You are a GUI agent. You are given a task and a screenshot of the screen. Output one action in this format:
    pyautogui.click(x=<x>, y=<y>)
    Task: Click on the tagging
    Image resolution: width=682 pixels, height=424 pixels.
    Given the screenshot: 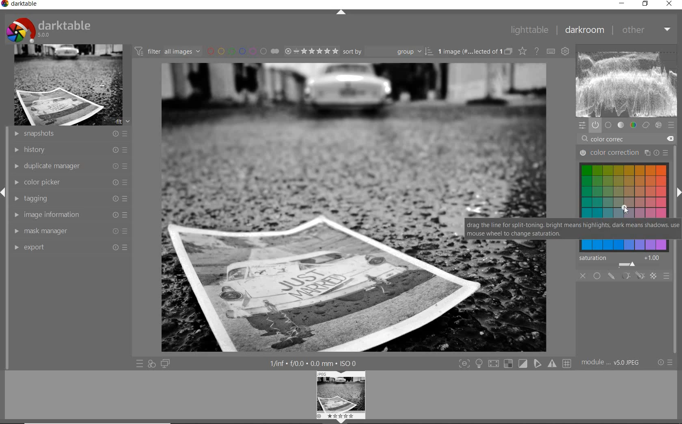 What is the action you would take?
    pyautogui.click(x=69, y=200)
    